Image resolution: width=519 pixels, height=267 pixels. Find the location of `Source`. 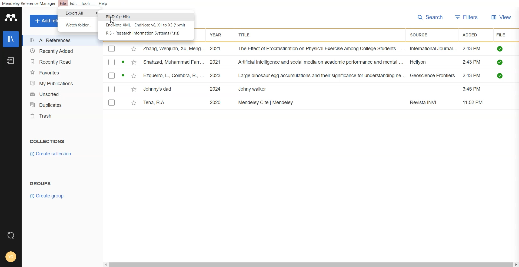

Source is located at coordinates (421, 35).